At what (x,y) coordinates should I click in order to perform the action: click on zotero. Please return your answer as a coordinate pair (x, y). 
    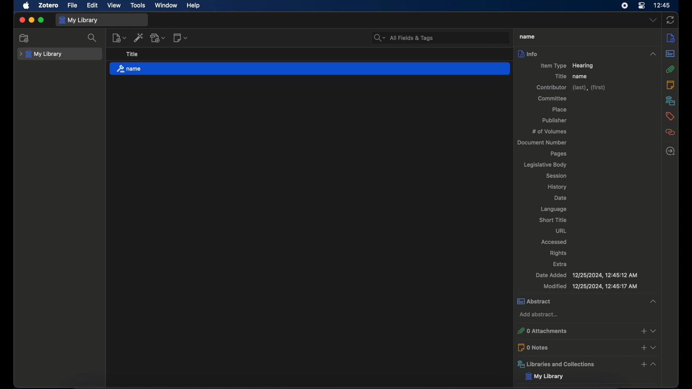
    Looking at the image, I should click on (48, 5).